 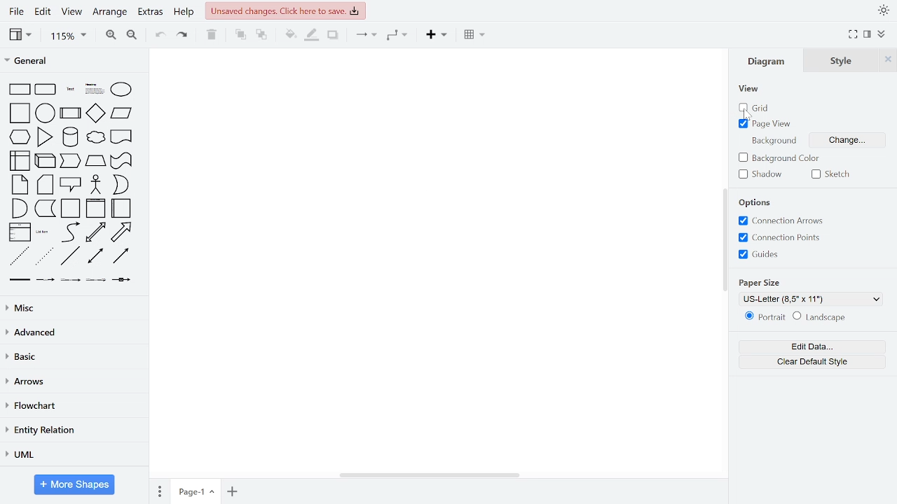 What do you see at coordinates (867, 34) in the screenshot?
I see `format` at bounding box center [867, 34].